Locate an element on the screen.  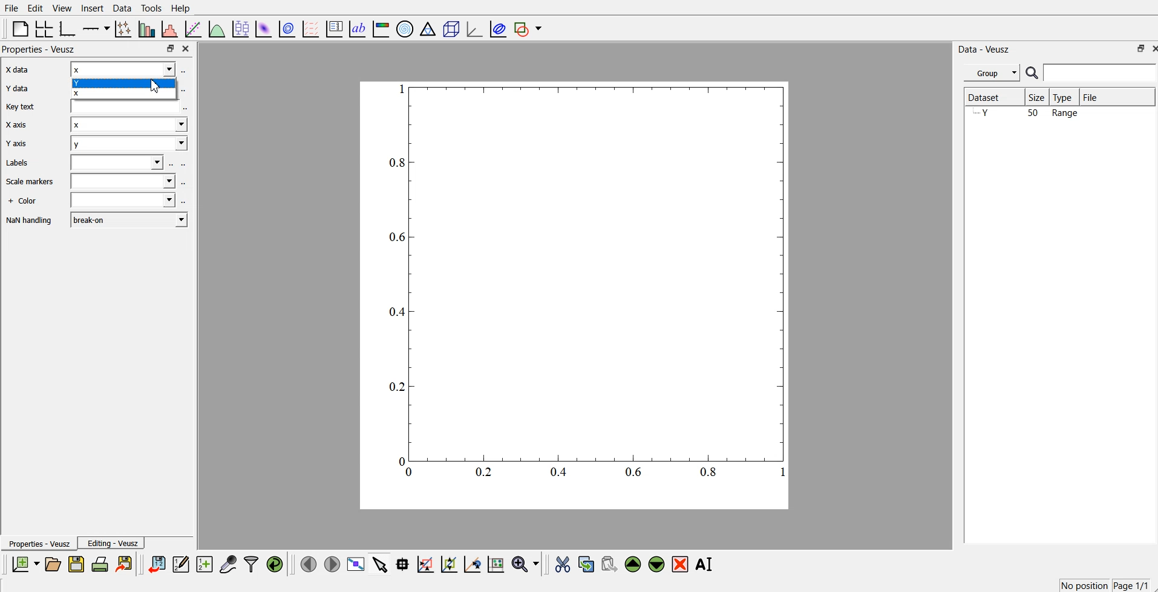
export document is located at coordinates (125, 565).